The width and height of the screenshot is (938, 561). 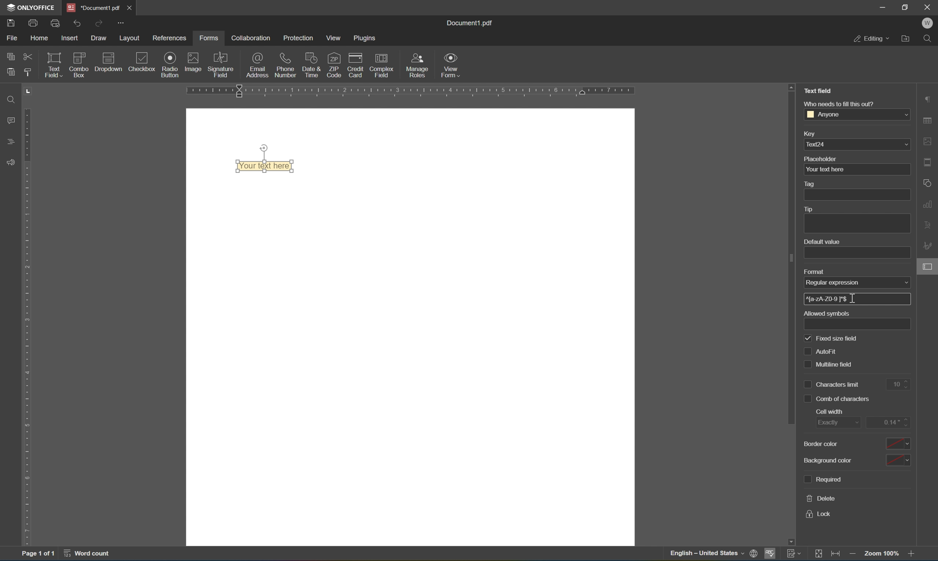 What do you see at coordinates (929, 224) in the screenshot?
I see `text art settings` at bounding box center [929, 224].